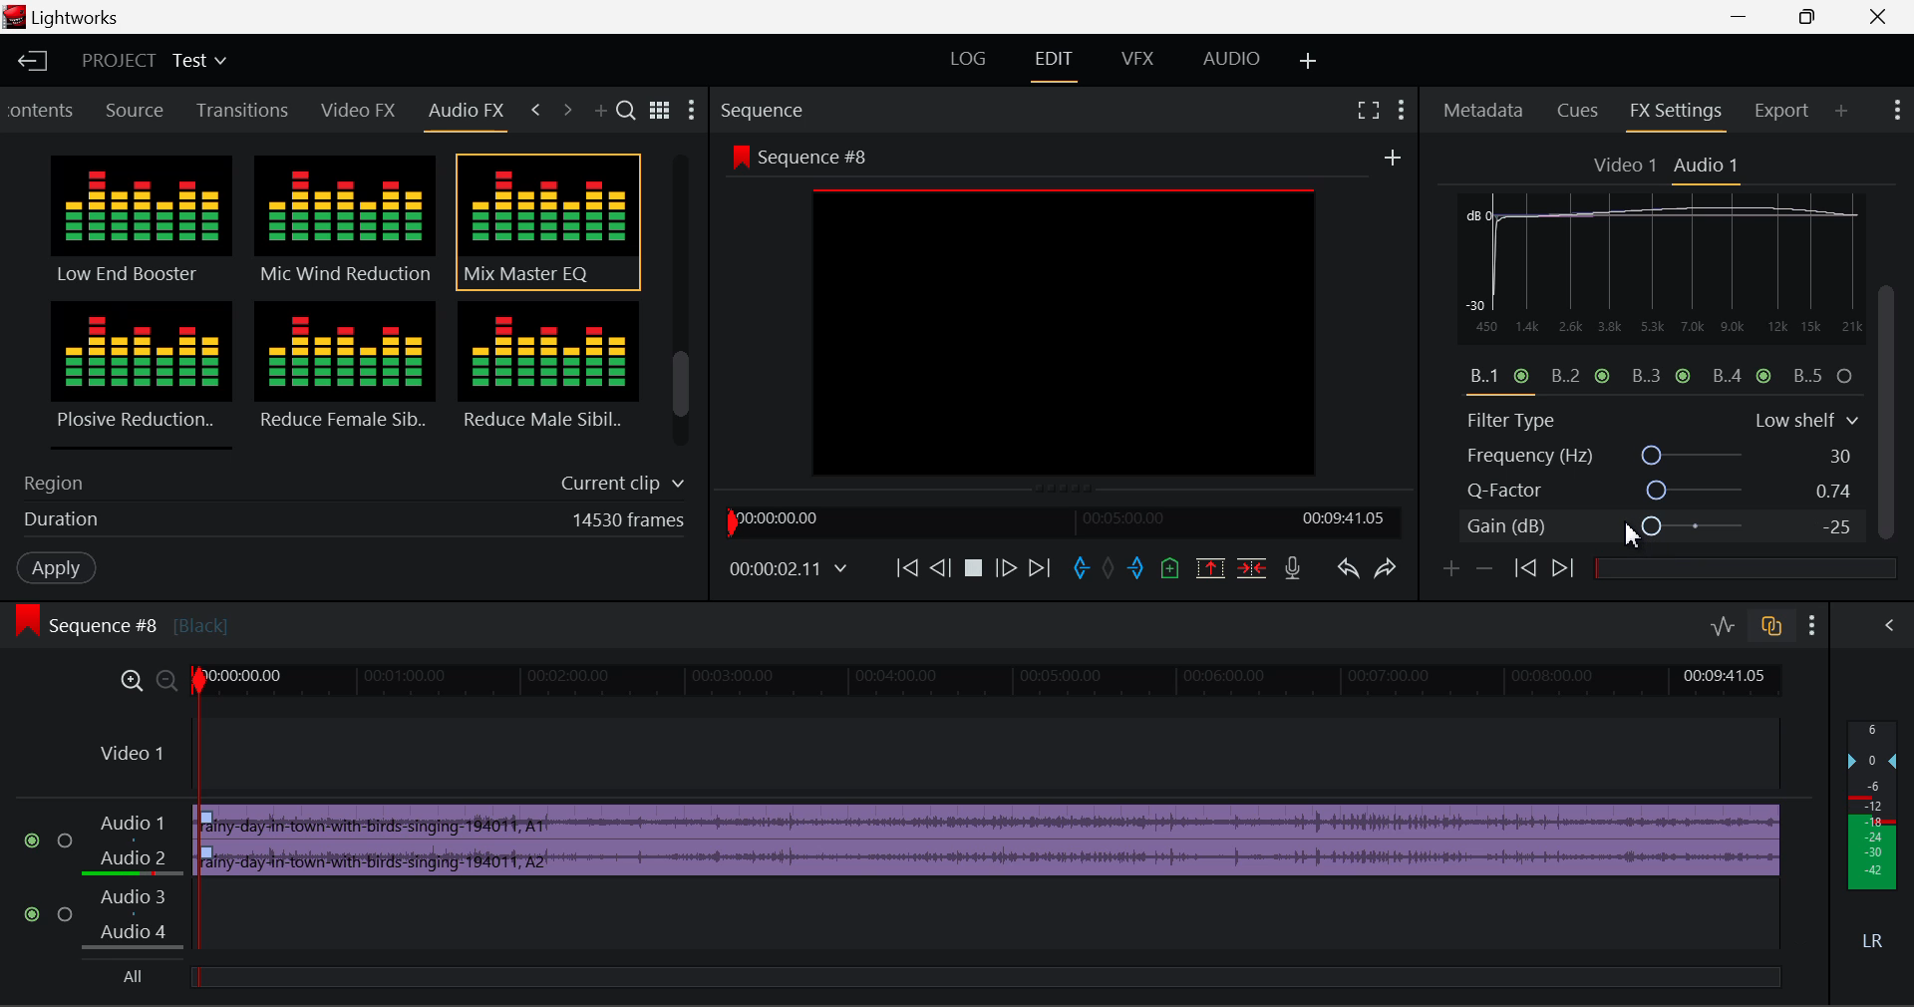 The height and width of the screenshot is (1007, 1914). What do you see at coordinates (1663, 492) in the screenshot?
I see `Q-Factor` at bounding box center [1663, 492].